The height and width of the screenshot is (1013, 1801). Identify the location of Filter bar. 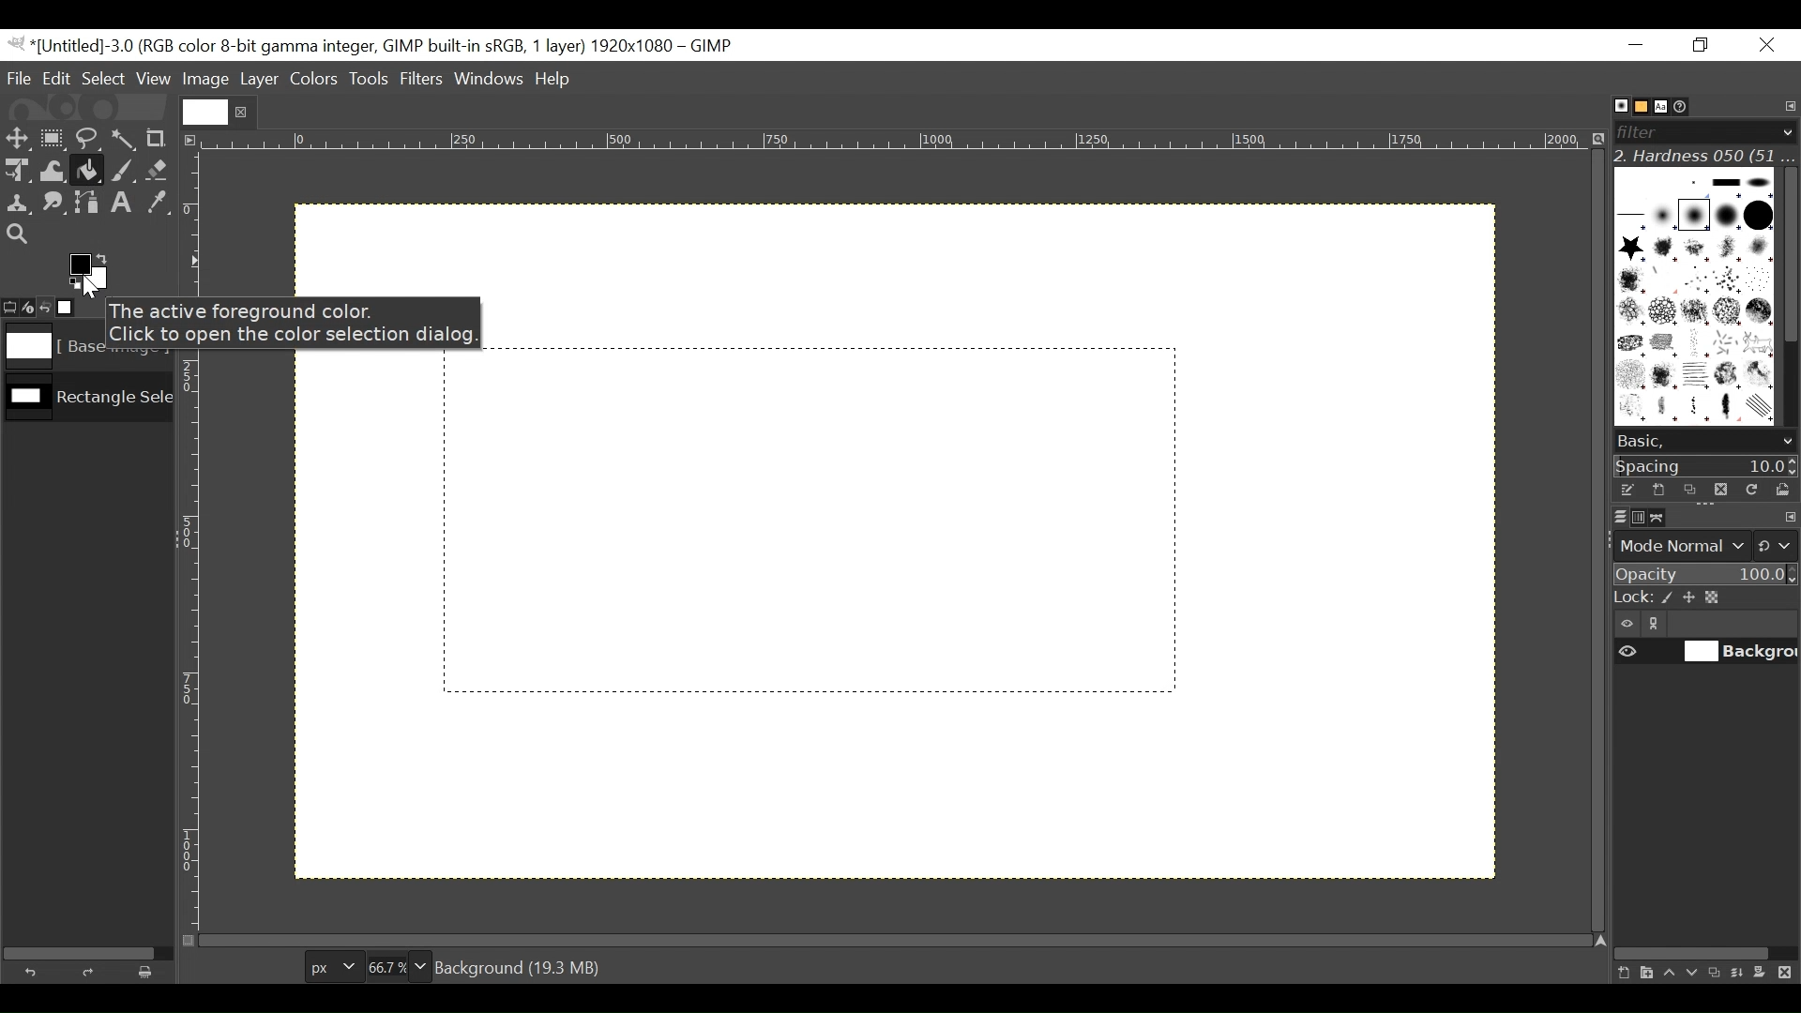
(1703, 130).